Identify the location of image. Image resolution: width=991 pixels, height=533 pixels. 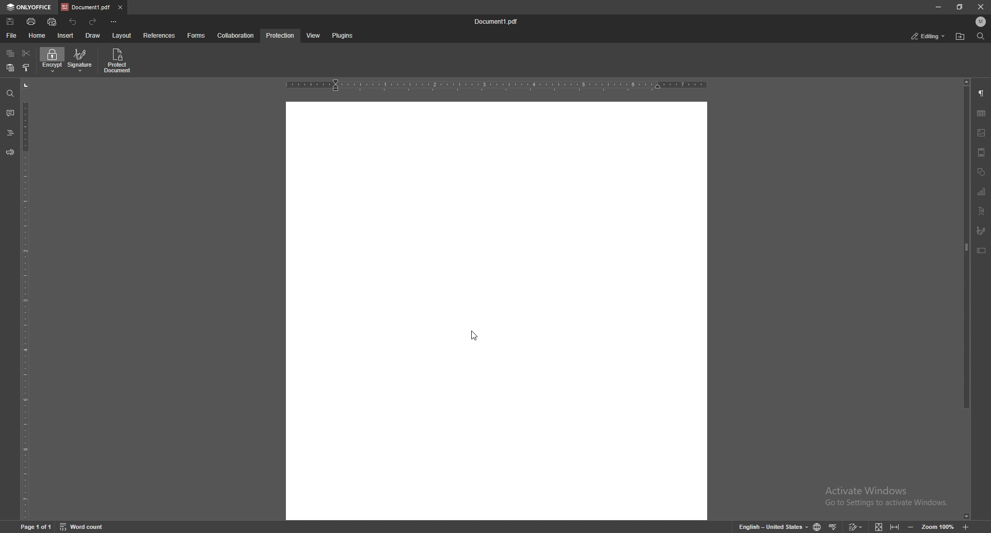
(982, 133).